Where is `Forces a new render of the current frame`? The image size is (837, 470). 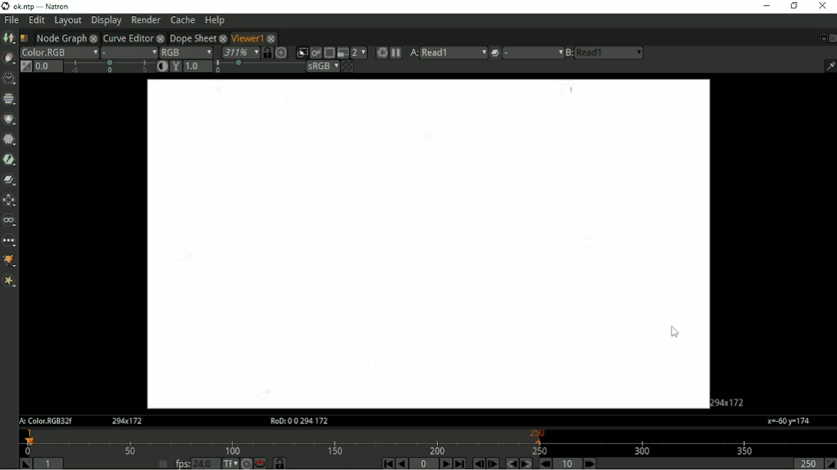
Forces a new render of the current frame is located at coordinates (380, 53).